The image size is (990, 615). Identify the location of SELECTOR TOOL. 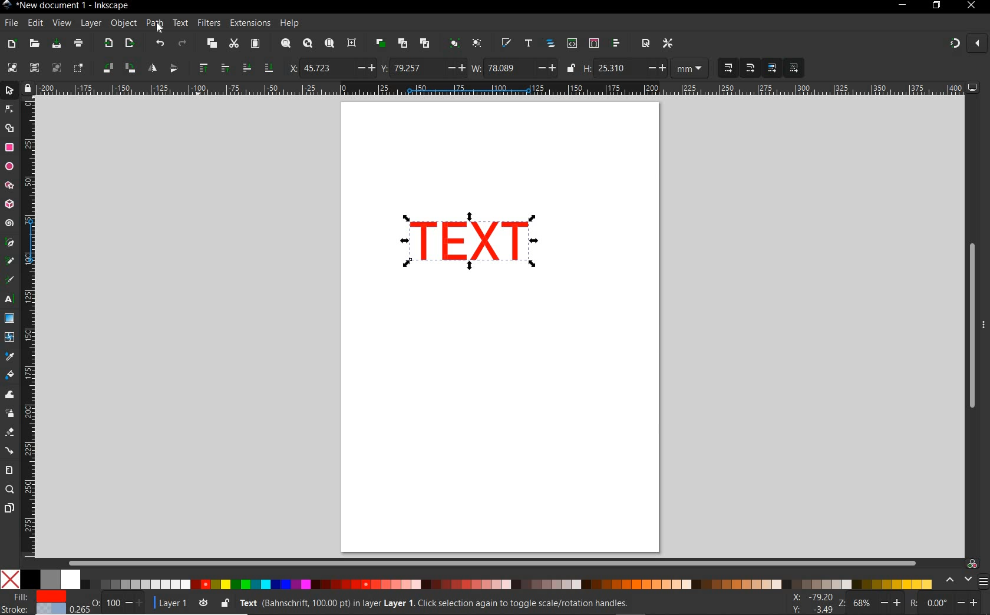
(10, 121).